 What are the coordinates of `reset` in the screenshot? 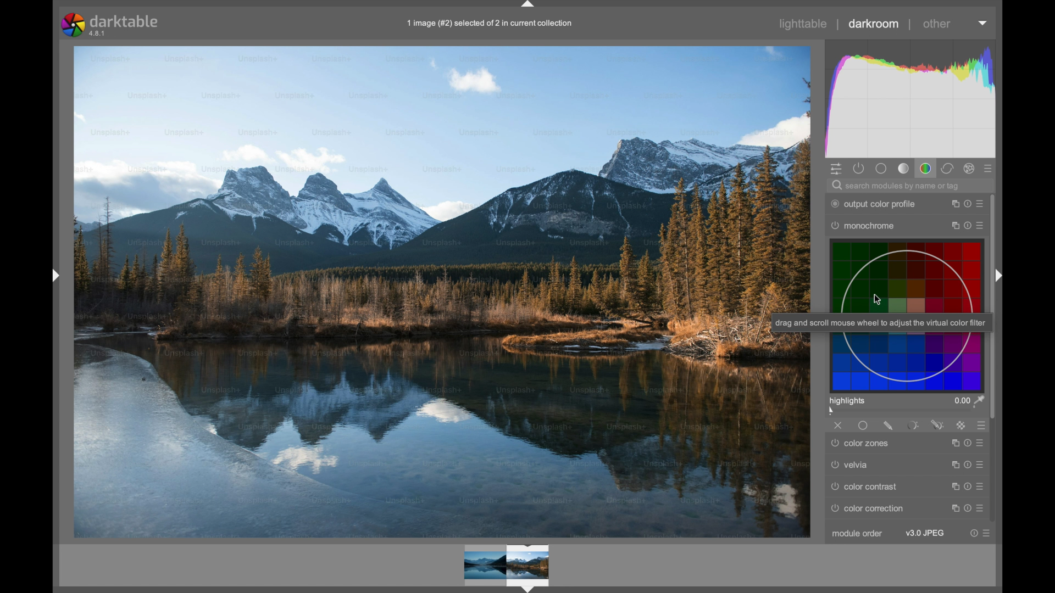 It's located at (968, 226).